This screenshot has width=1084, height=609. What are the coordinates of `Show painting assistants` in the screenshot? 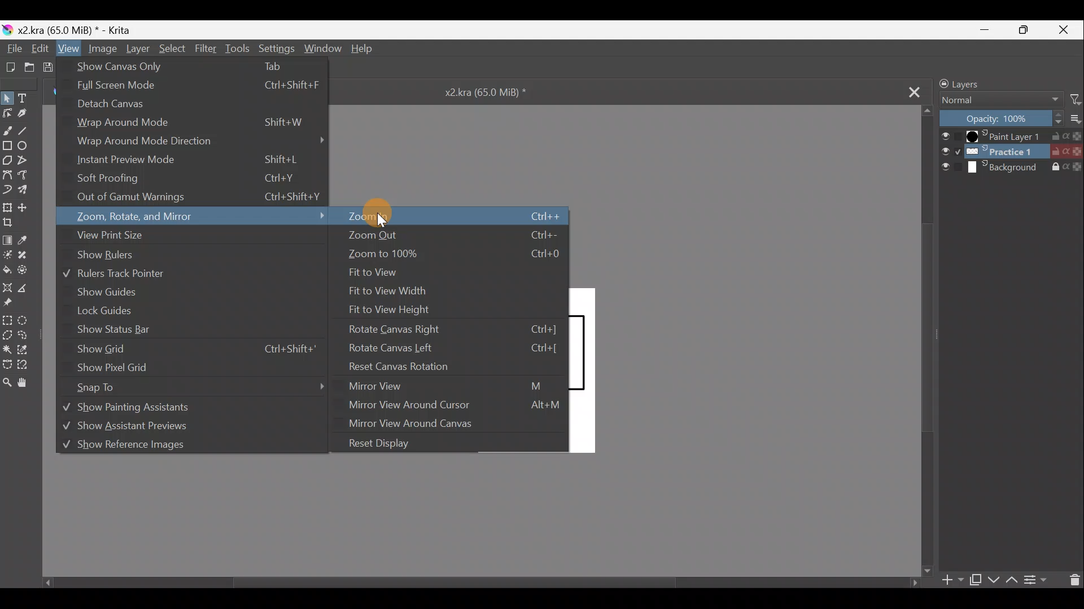 It's located at (156, 409).